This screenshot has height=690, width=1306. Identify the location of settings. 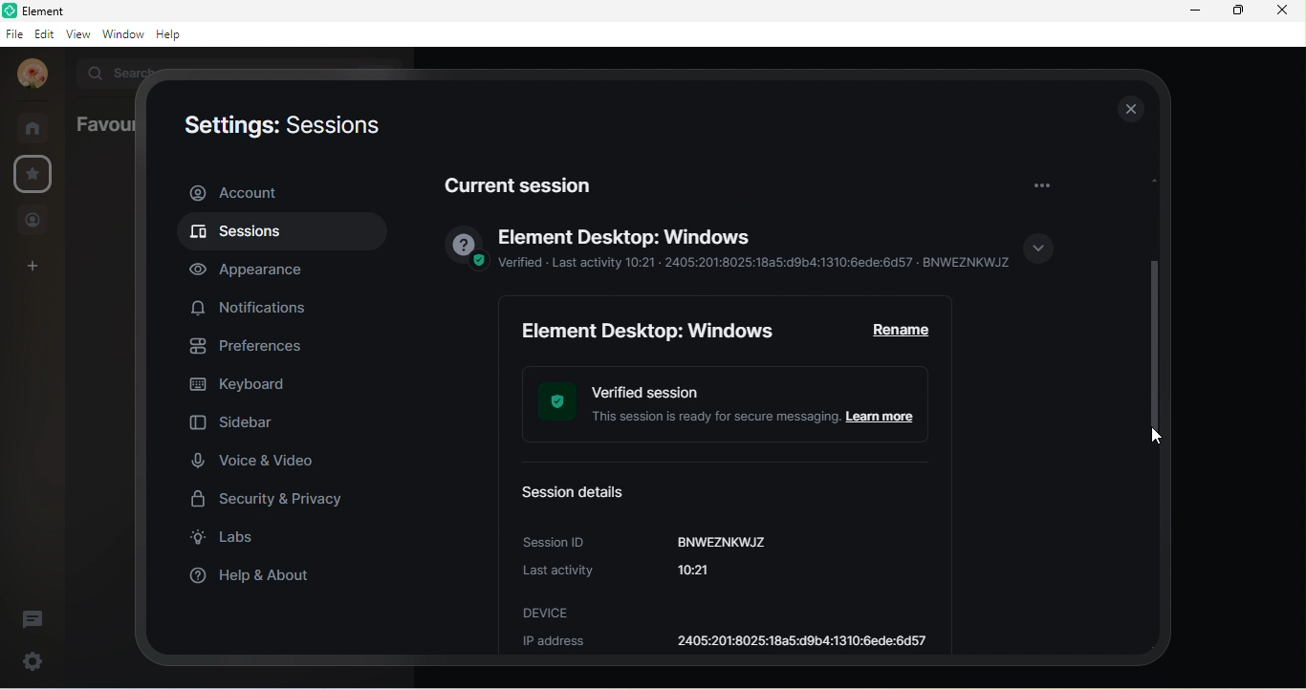
(35, 173).